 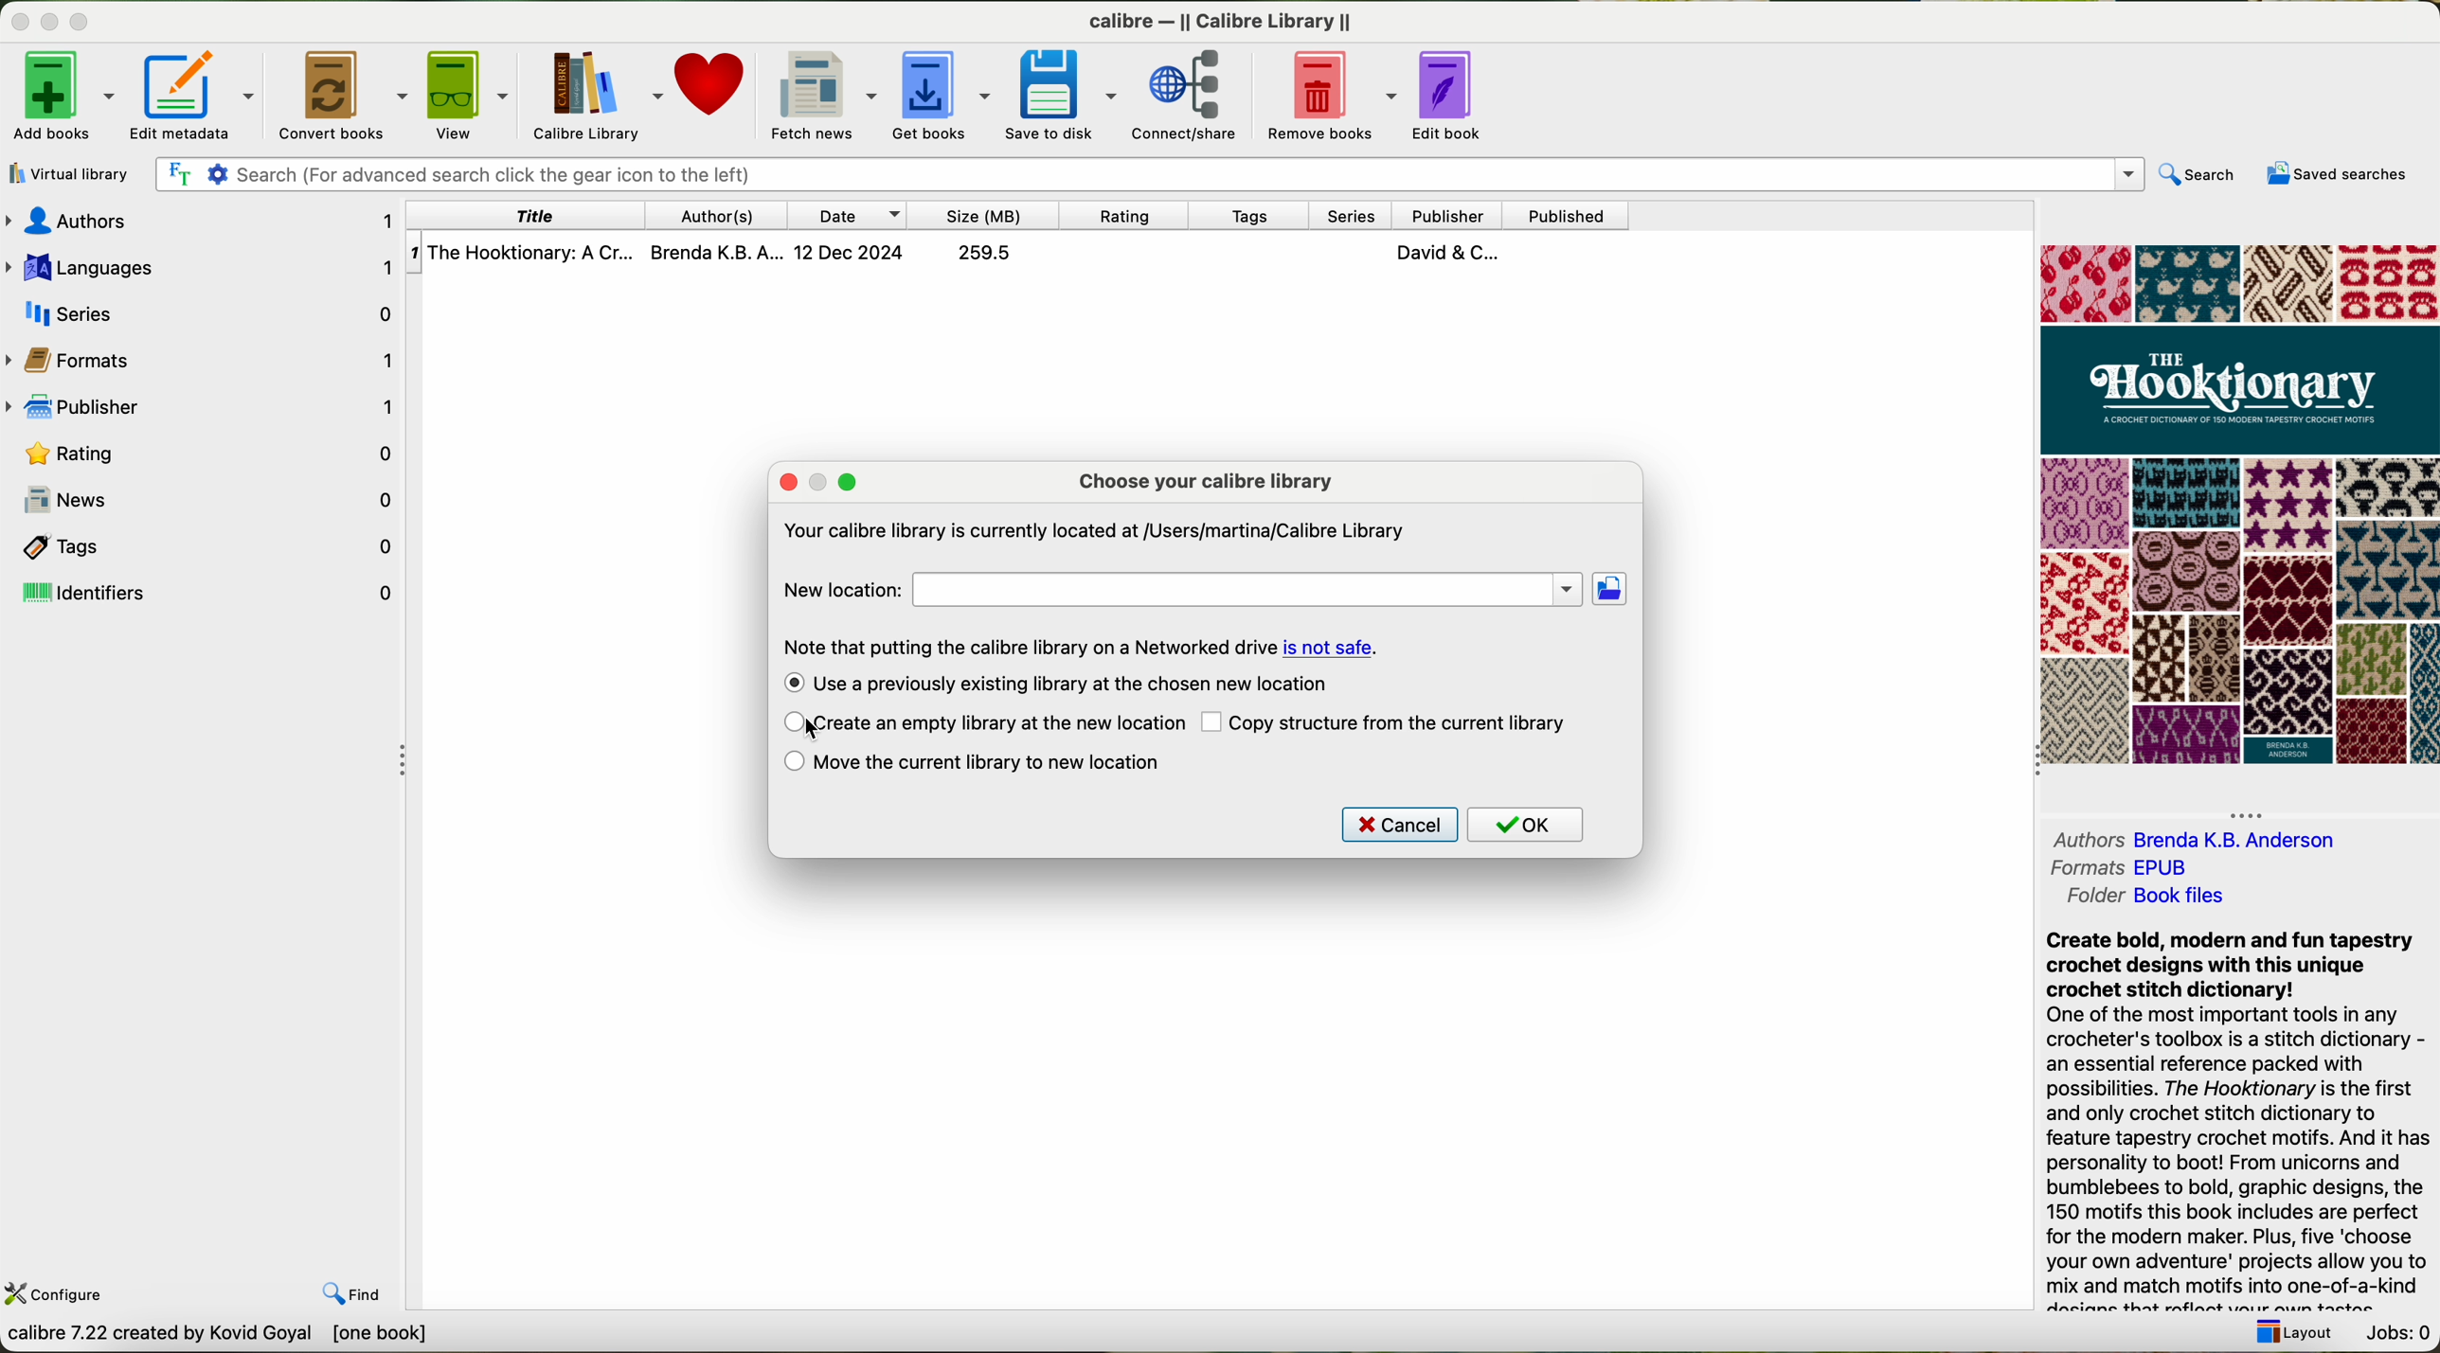 What do you see at coordinates (2248, 811) in the screenshot?
I see `hide` at bounding box center [2248, 811].